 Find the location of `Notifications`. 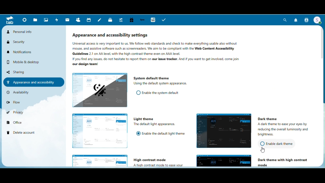

Notifications is located at coordinates (22, 52).